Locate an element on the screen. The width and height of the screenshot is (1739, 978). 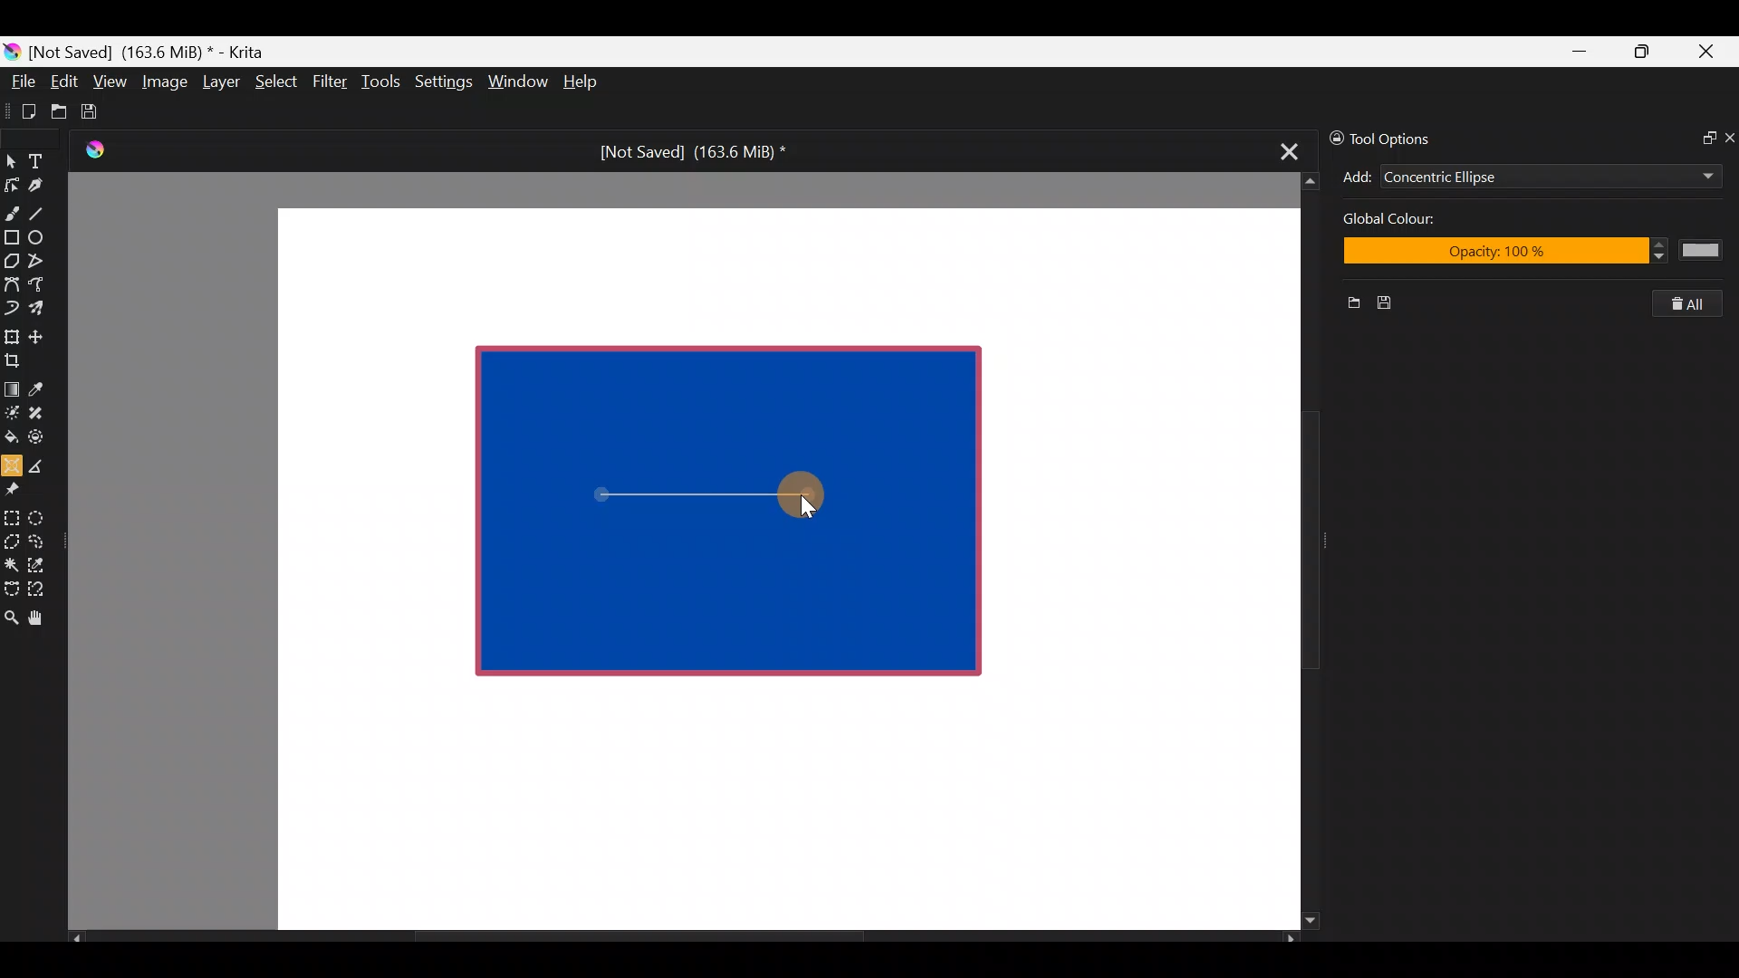
Maximize is located at coordinates (1641, 51).